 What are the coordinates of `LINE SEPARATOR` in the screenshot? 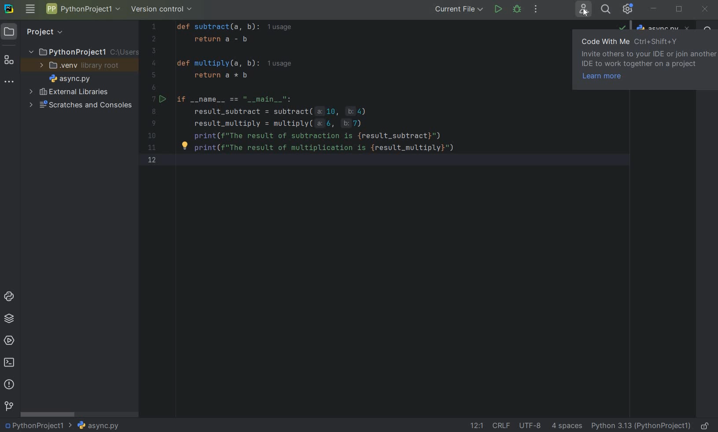 It's located at (502, 425).